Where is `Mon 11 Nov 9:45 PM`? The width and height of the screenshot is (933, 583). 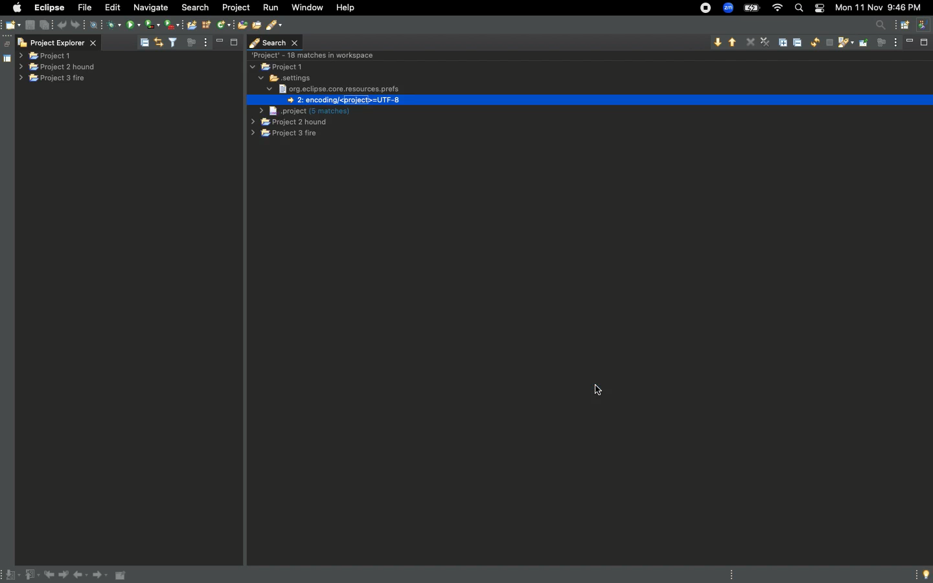
Mon 11 Nov 9:45 PM is located at coordinates (882, 7).